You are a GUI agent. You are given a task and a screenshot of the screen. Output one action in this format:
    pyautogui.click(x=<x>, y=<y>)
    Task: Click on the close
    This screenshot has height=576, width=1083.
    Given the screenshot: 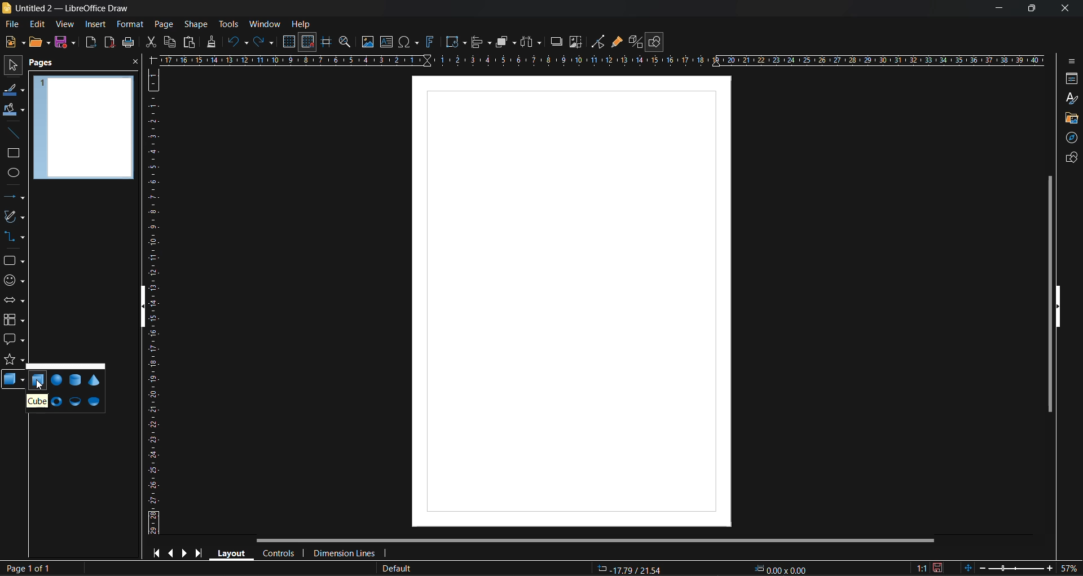 What is the action you would take?
    pyautogui.click(x=134, y=64)
    